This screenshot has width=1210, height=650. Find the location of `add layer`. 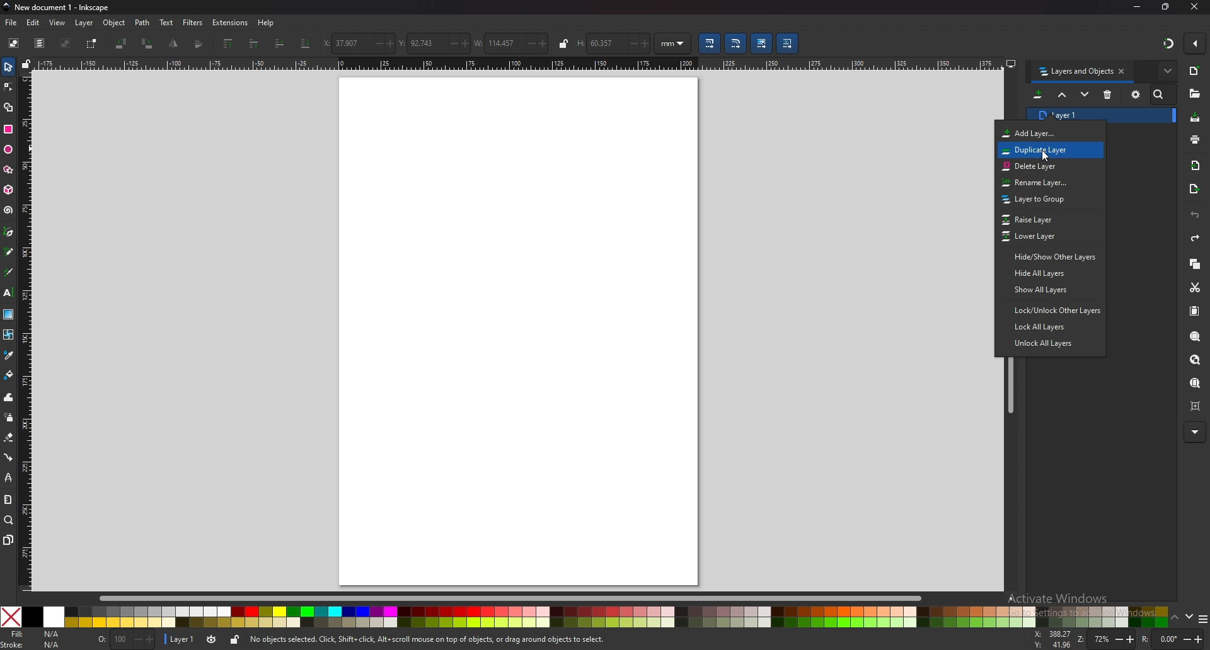

add layer is located at coordinates (1042, 133).